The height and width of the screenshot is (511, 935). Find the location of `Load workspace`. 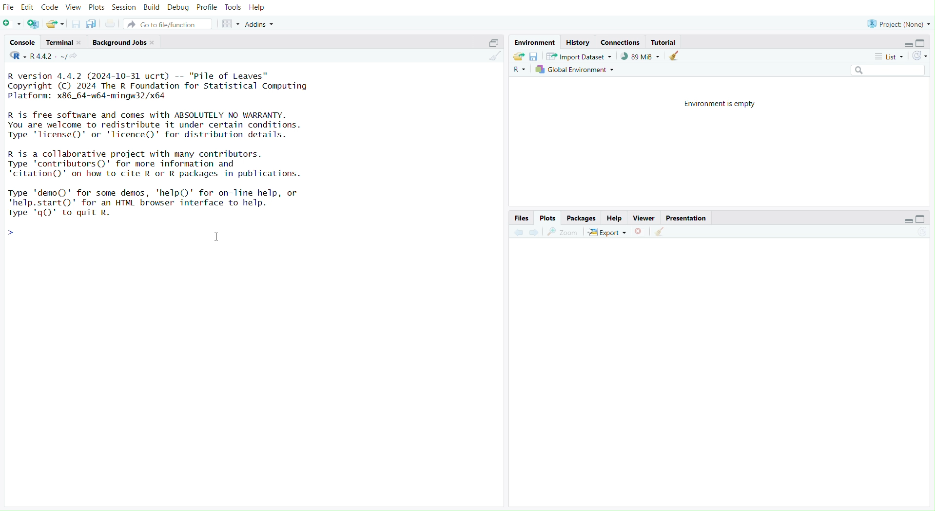

Load workspace is located at coordinates (519, 56).